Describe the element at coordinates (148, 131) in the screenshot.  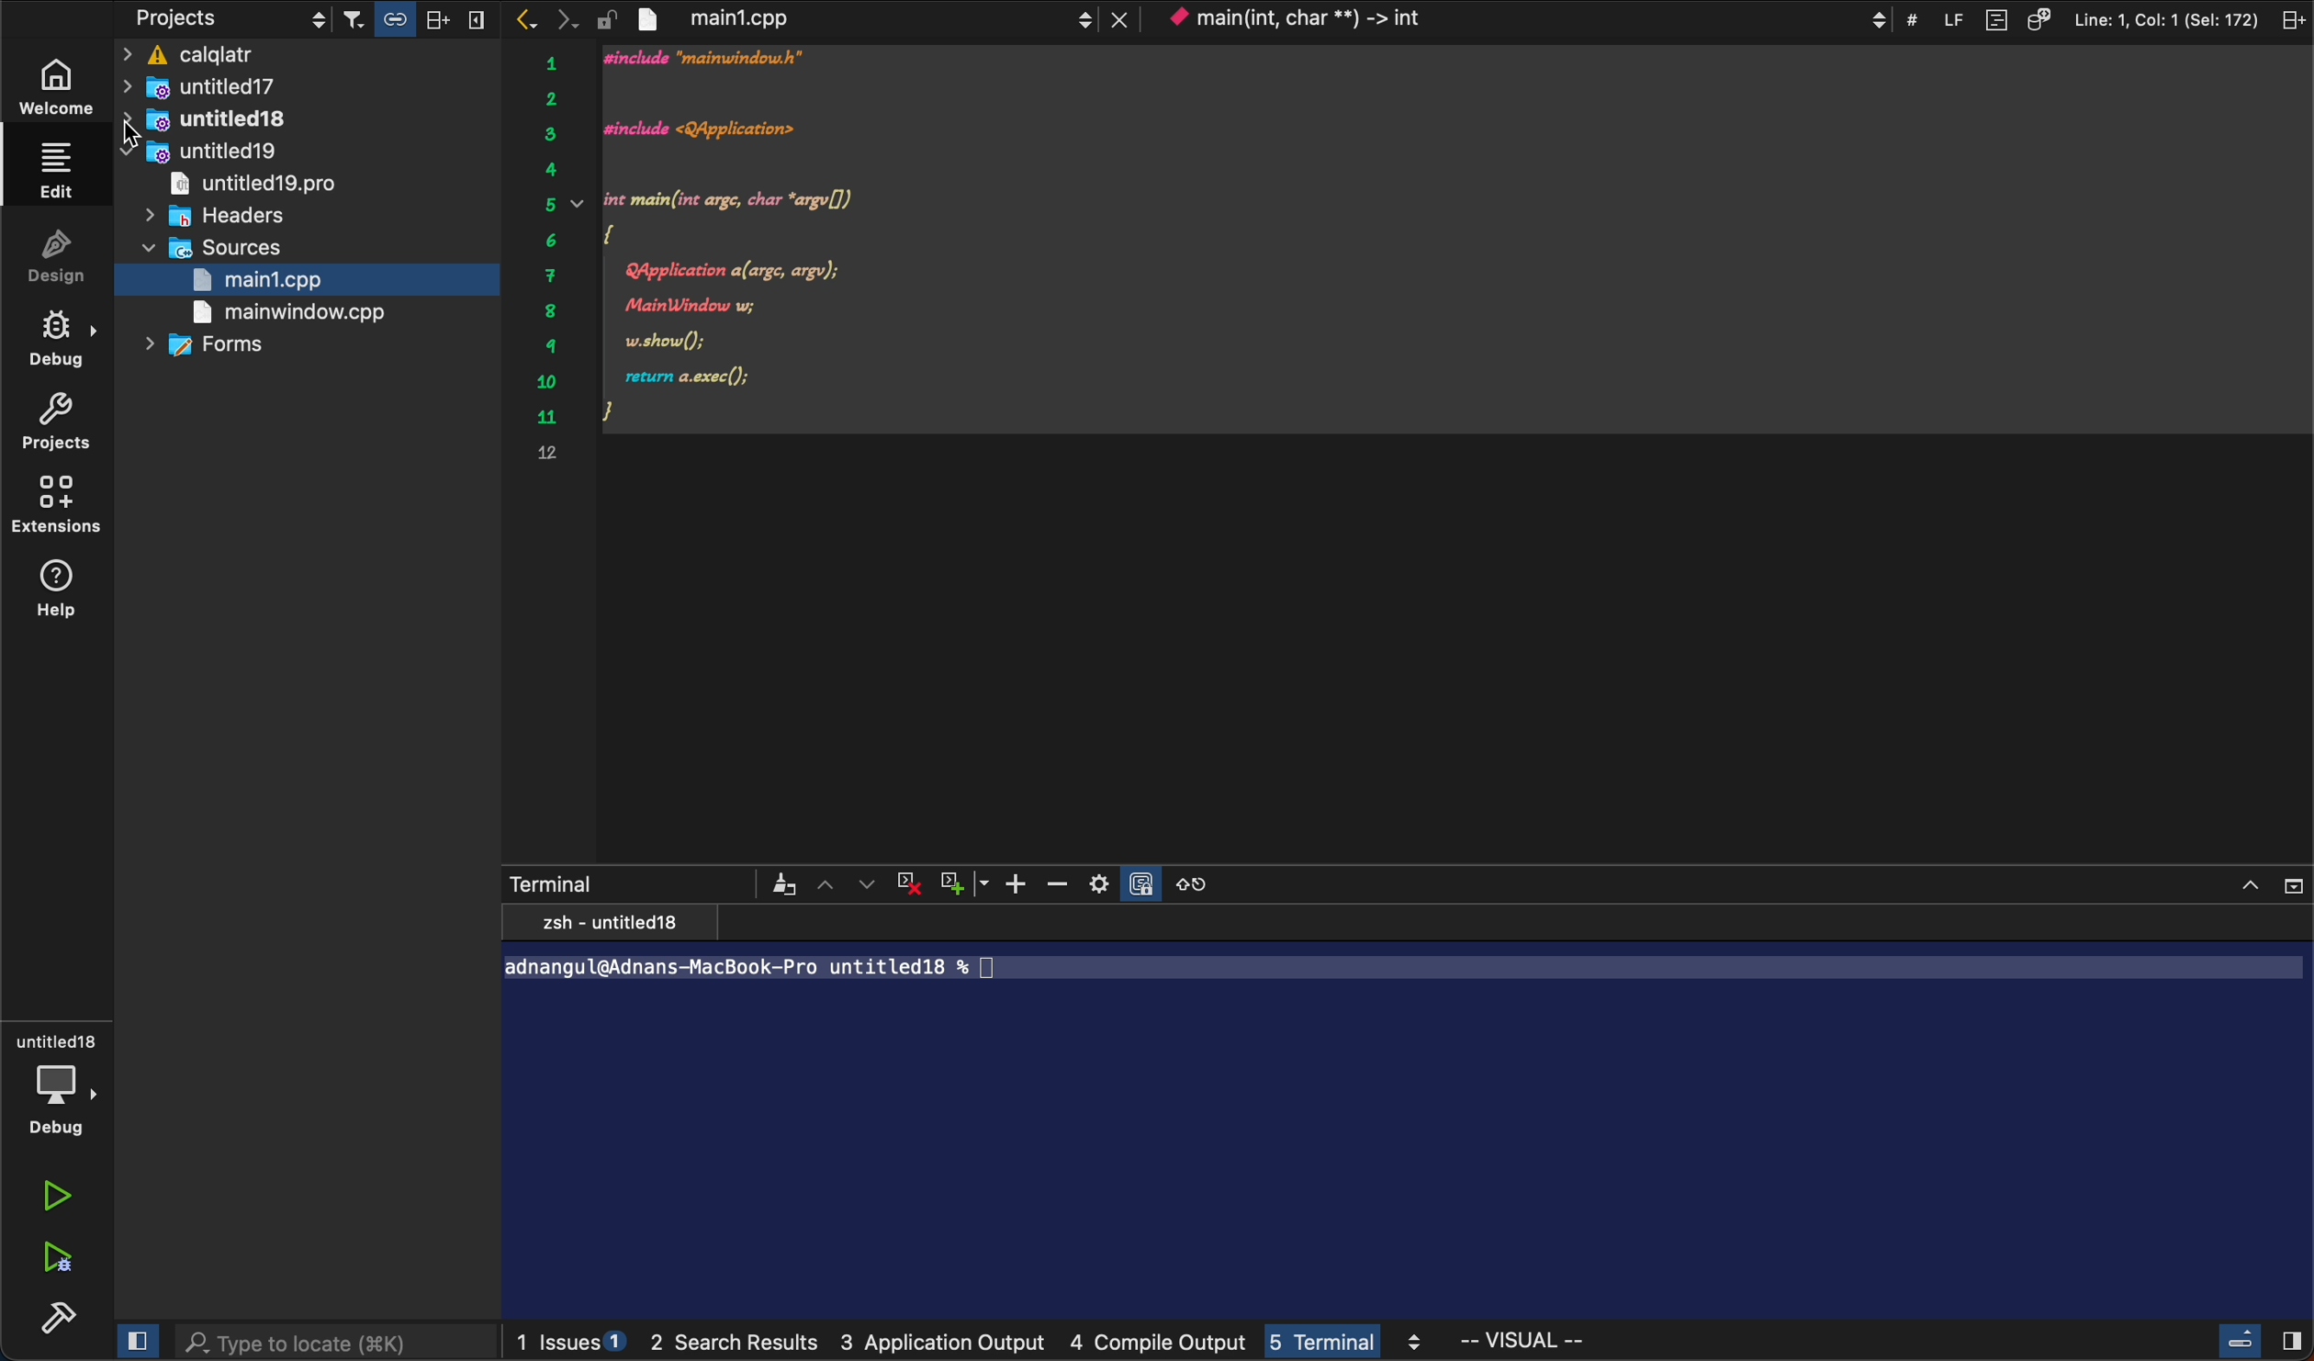
I see `cursor` at that location.